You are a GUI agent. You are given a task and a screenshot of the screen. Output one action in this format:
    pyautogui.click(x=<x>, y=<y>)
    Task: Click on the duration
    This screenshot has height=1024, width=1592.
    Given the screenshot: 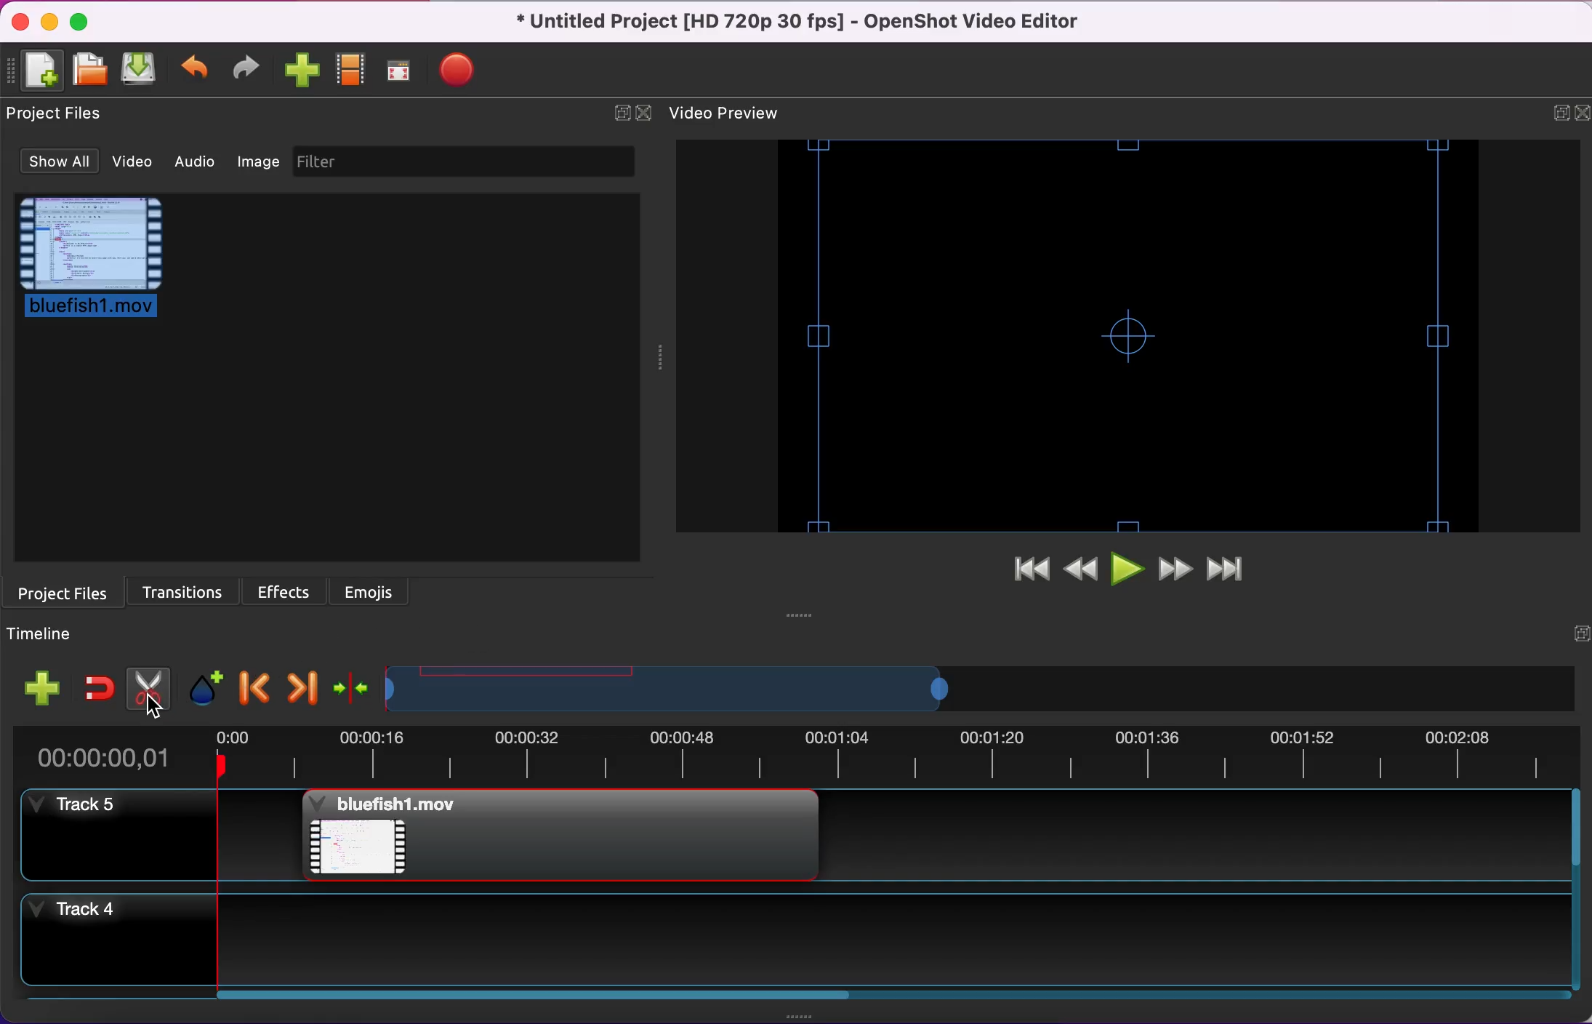 What is the action you would take?
    pyautogui.click(x=798, y=757)
    